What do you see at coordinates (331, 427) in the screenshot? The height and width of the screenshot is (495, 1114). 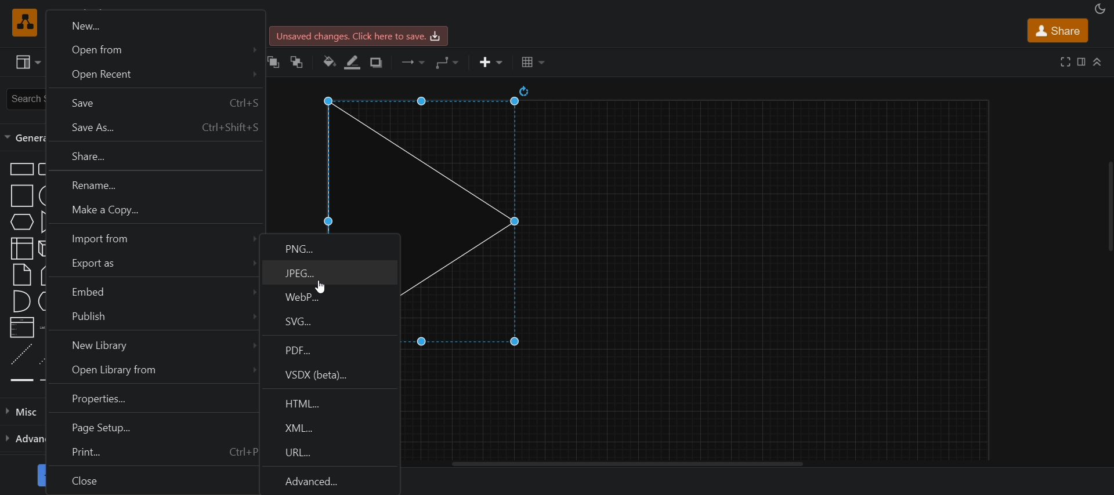 I see `xml` at bounding box center [331, 427].